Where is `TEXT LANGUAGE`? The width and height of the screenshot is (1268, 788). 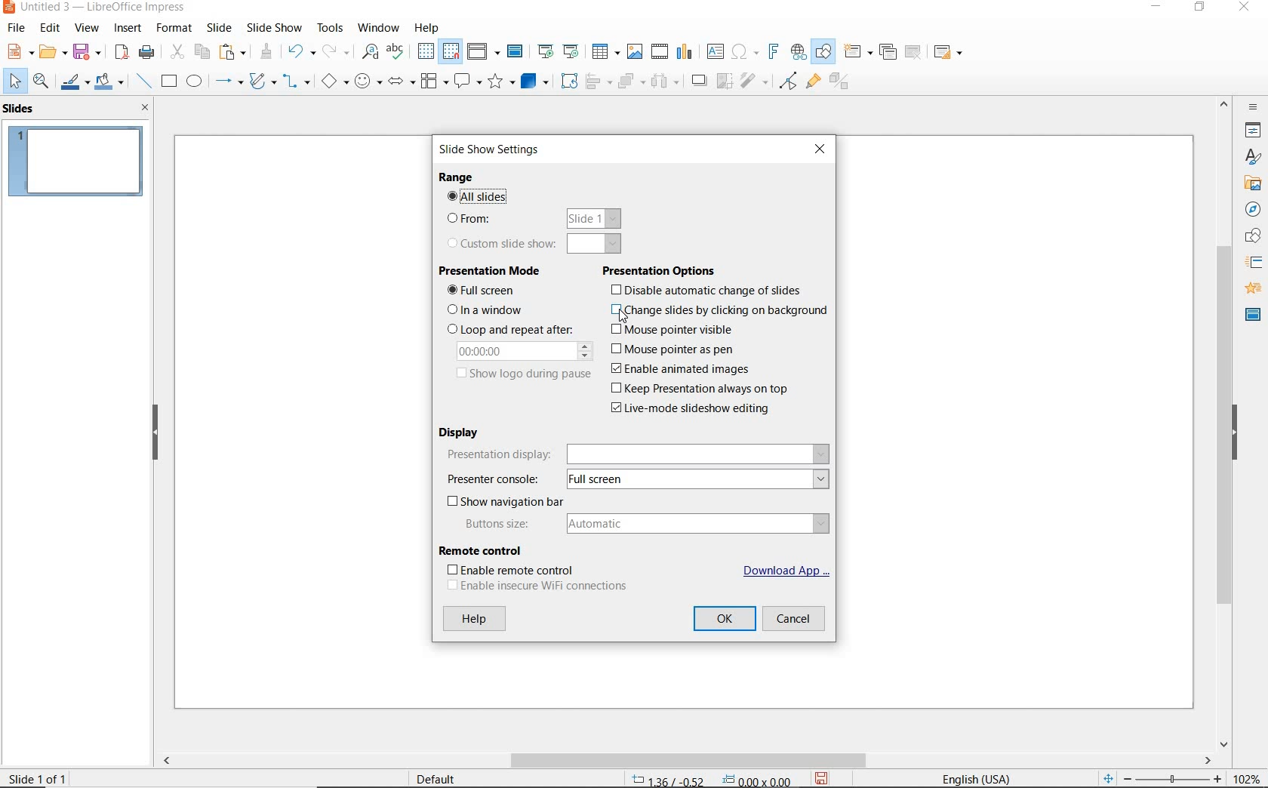
TEXT LANGUAGE is located at coordinates (977, 777).